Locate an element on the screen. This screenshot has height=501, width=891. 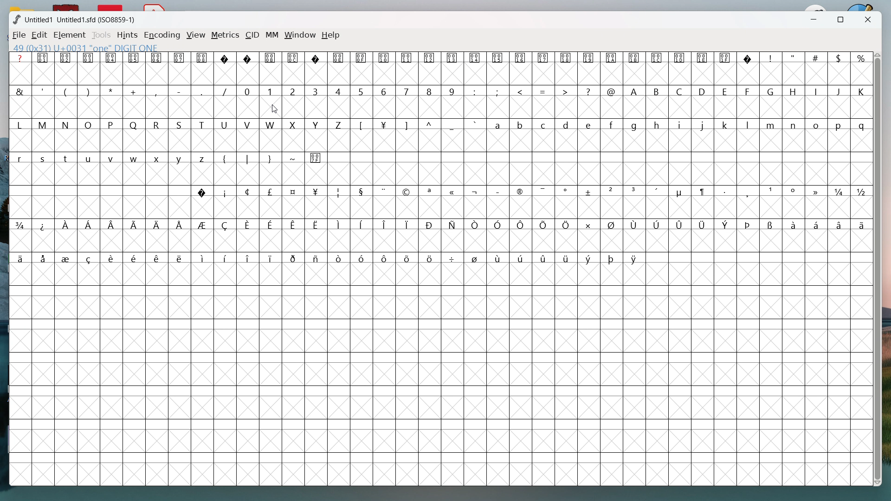
symbol is located at coordinates (271, 258).